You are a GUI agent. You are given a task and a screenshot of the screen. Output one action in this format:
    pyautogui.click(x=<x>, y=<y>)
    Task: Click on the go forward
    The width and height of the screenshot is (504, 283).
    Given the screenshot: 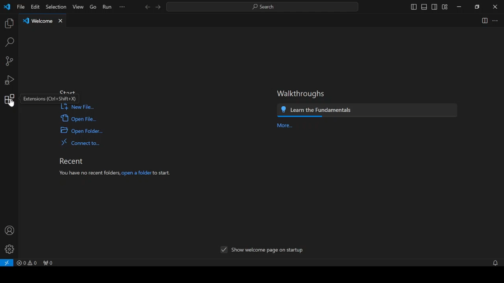 What is the action you would take?
    pyautogui.click(x=158, y=7)
    